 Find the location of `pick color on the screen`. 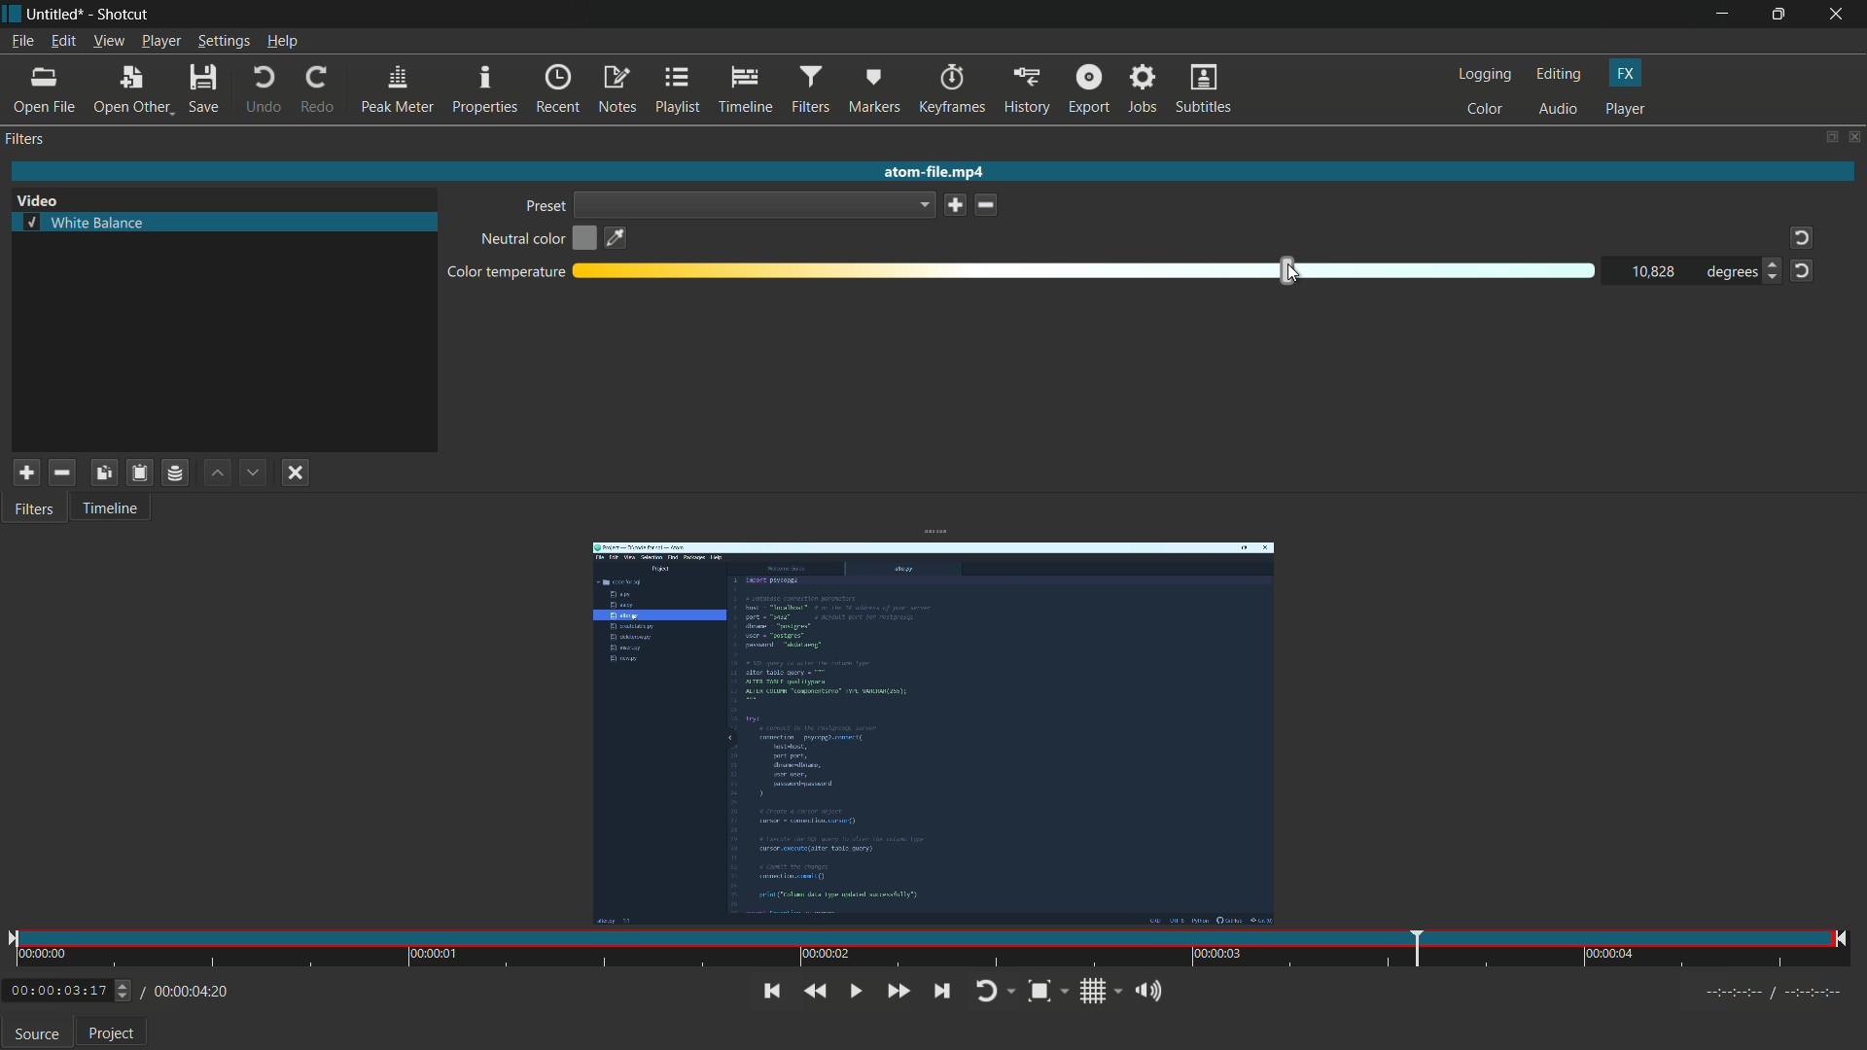

pick color on the screen is located at coordinates (616, 238).